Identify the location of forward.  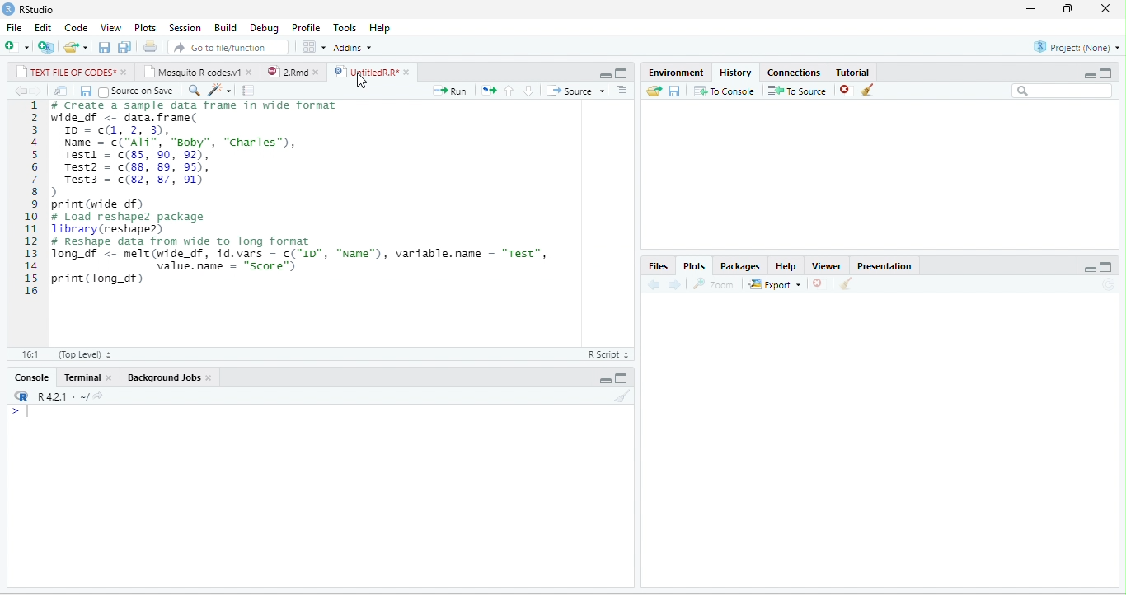
(675, 284).